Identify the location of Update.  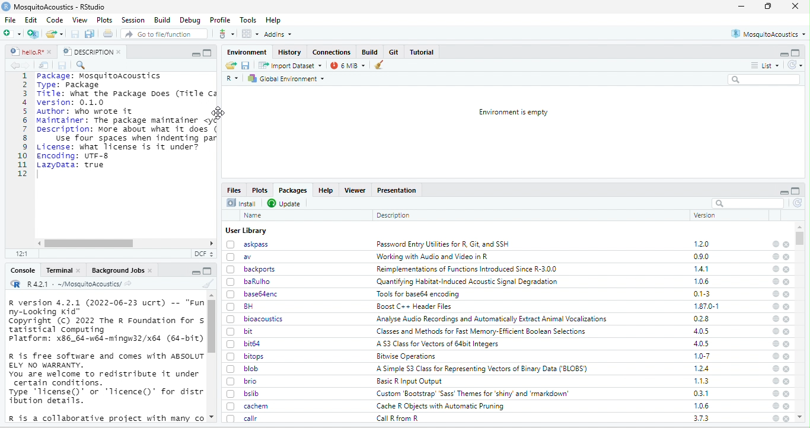
(285, 203).